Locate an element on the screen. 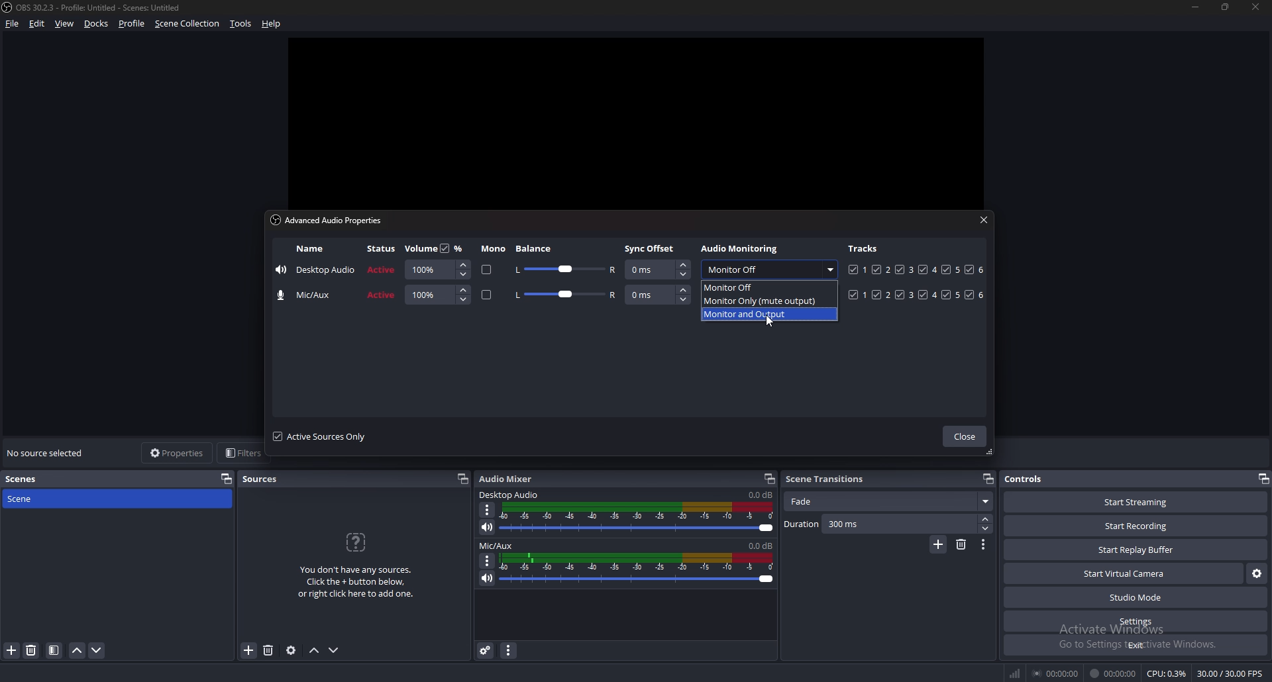 The image size is (1272, 682). start streaming is located at coordinates (1135, 502).